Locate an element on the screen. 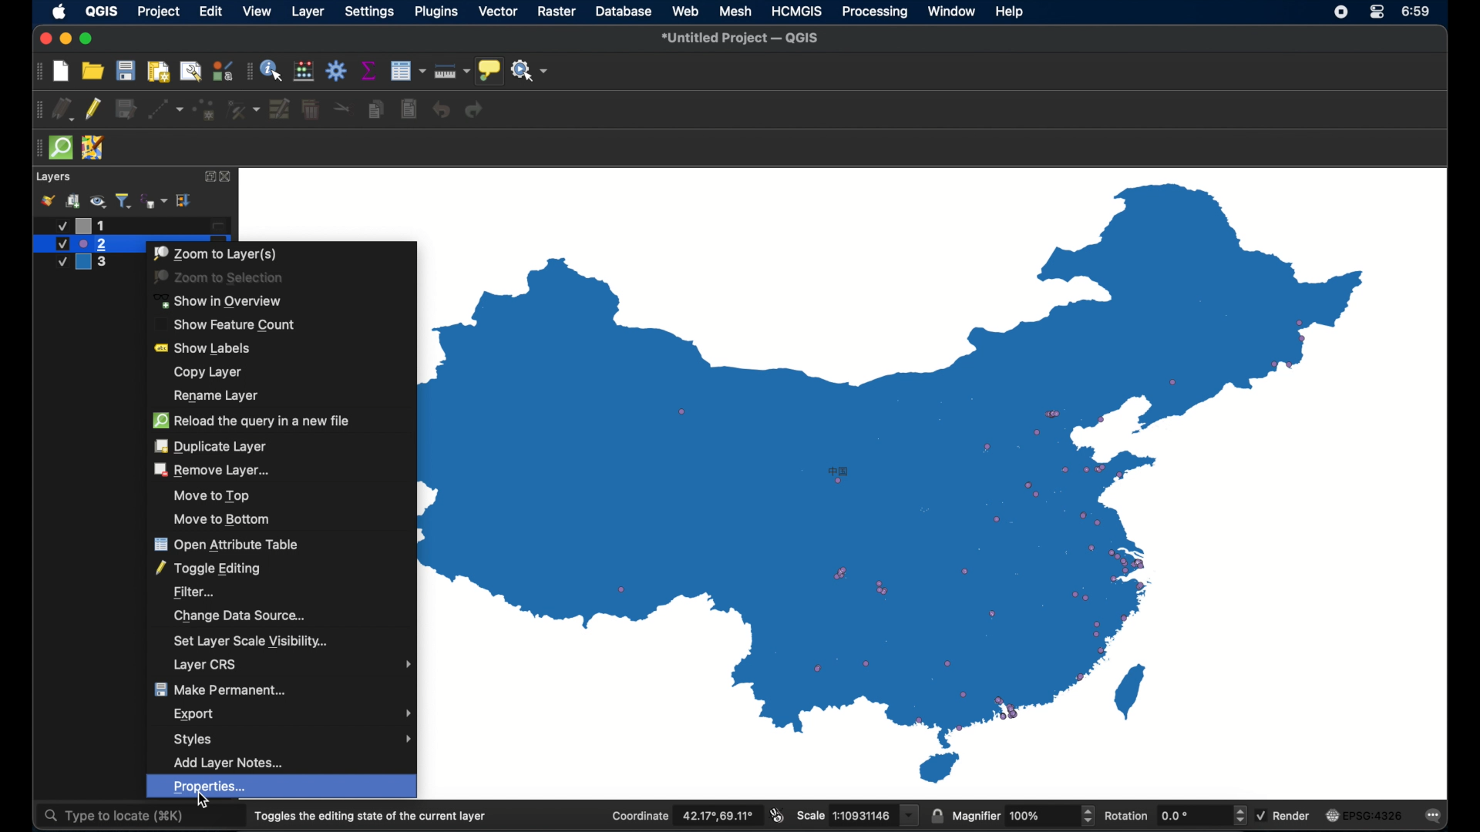 This screenshot has height=832, width=1480. apple icon is located at coordinates (60, 12).